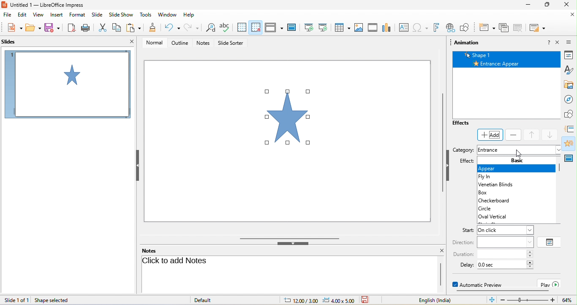 The image size is (577, 305). Describe the element at coordinates (463, 151) in the screenshot. I see `category` at that location.